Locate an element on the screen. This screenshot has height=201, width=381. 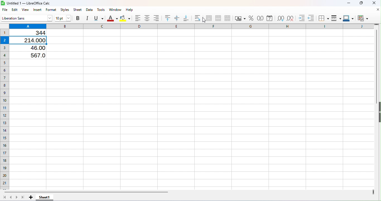
Cursor is located at coordinates (203, 19).